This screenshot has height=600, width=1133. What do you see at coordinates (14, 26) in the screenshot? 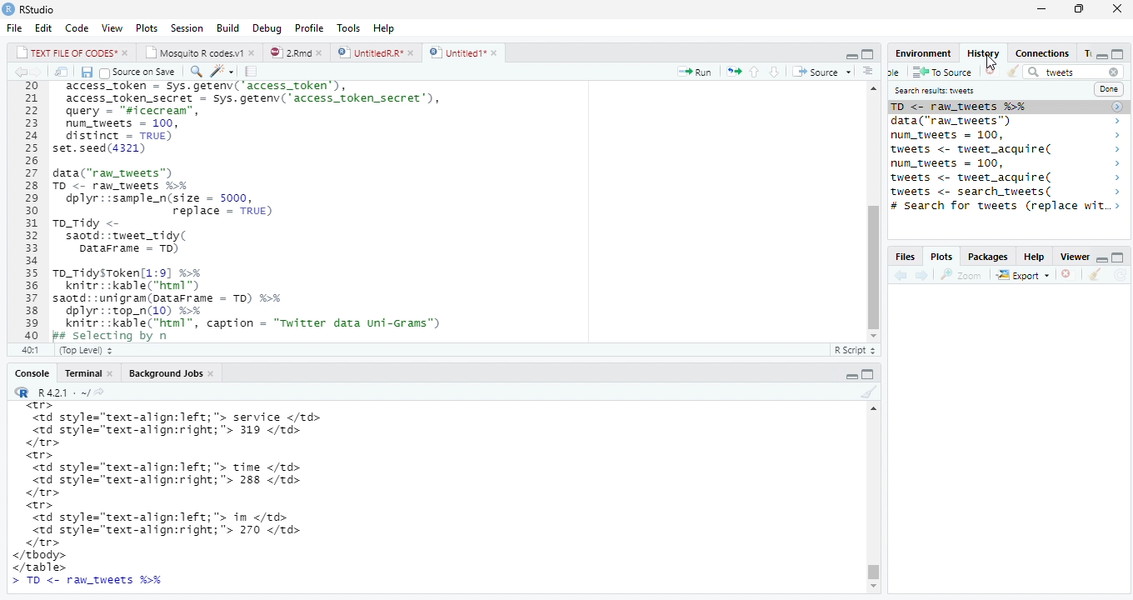
I see `File` at bounding box center [14, 26].